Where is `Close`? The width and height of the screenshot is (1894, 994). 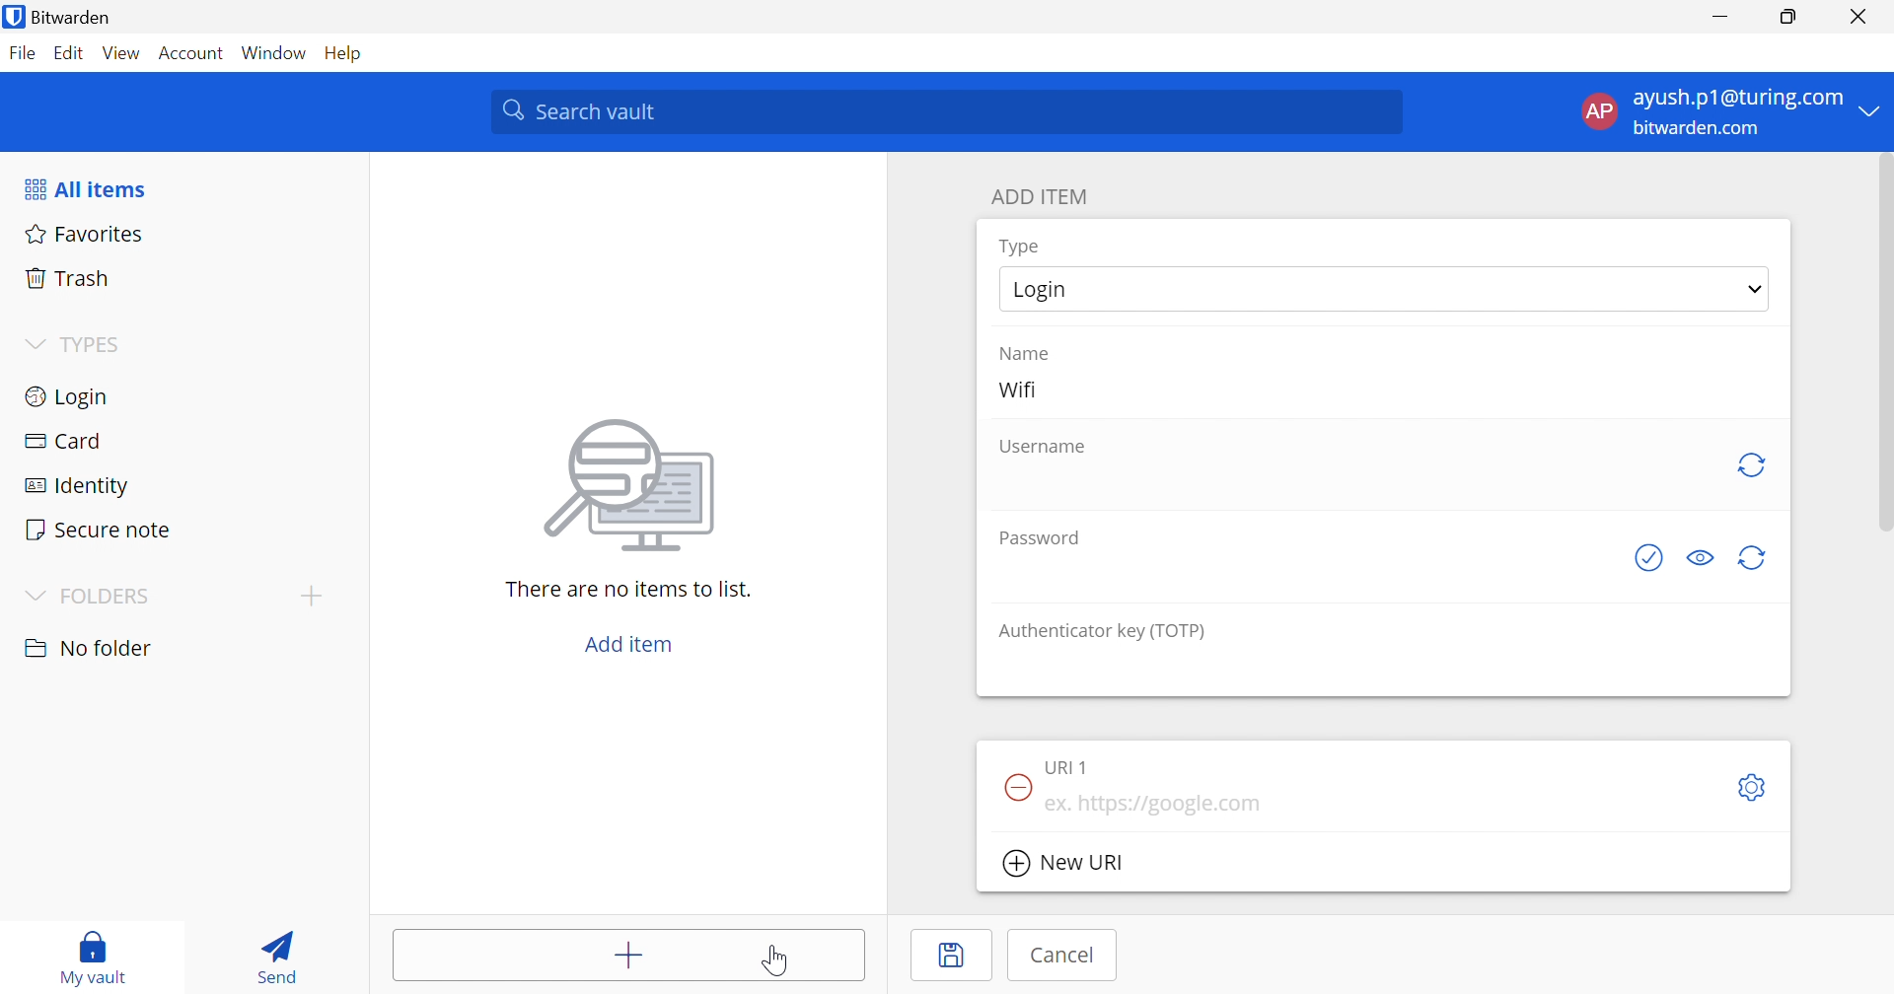 Close is located at coordinates (1862, 17).